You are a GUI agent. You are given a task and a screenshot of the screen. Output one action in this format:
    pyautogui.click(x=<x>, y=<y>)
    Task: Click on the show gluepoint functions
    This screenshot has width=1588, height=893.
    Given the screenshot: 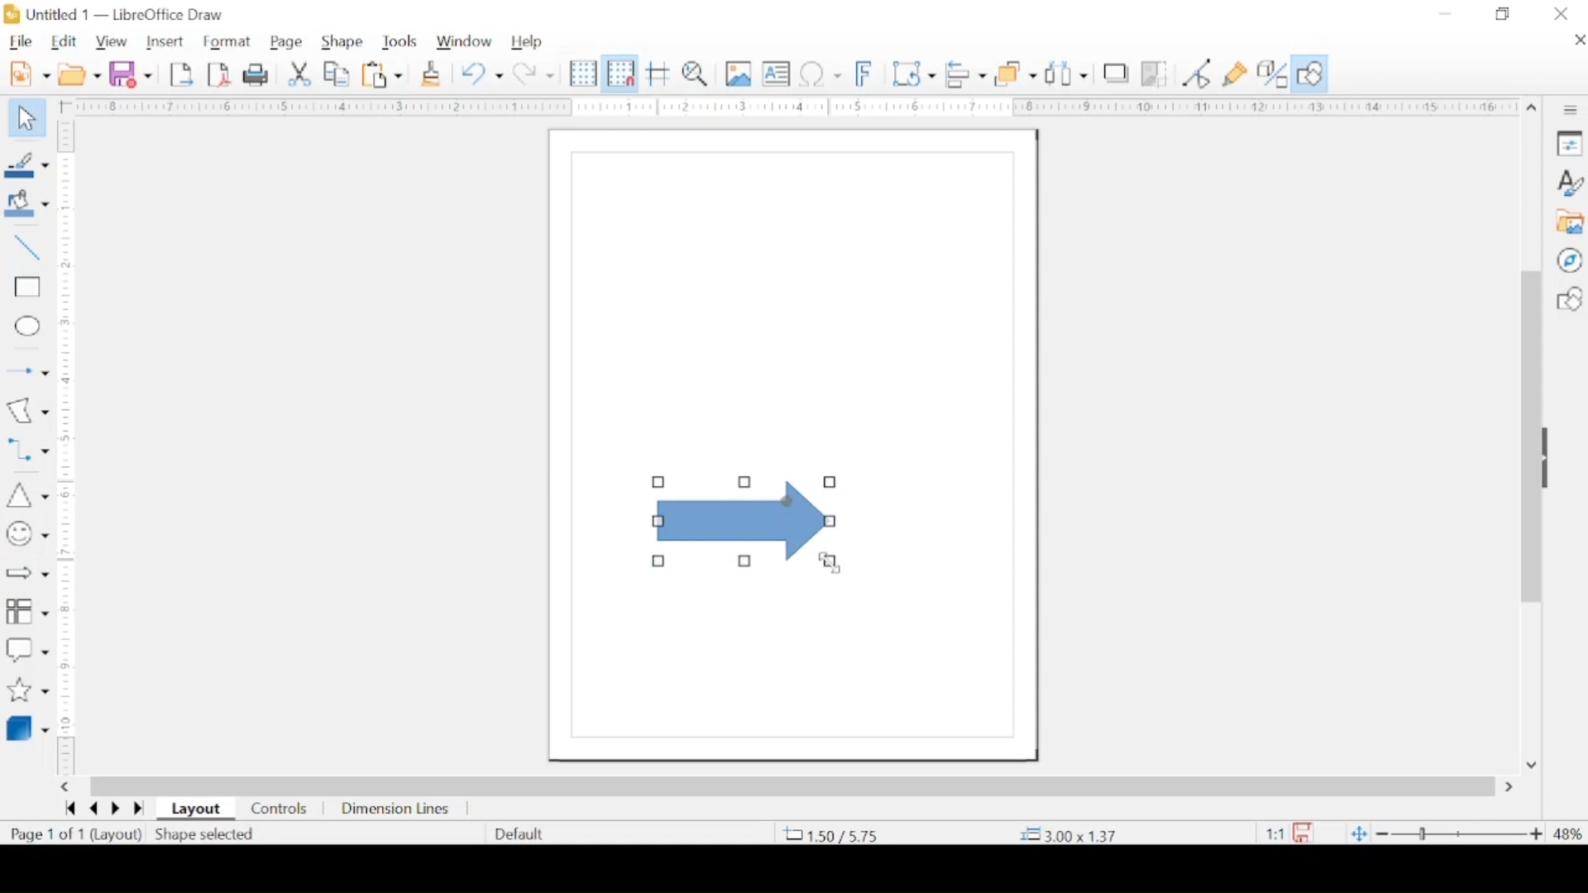 What is the action you would take?
    pyautogui.click(x=1236, y=74)
    